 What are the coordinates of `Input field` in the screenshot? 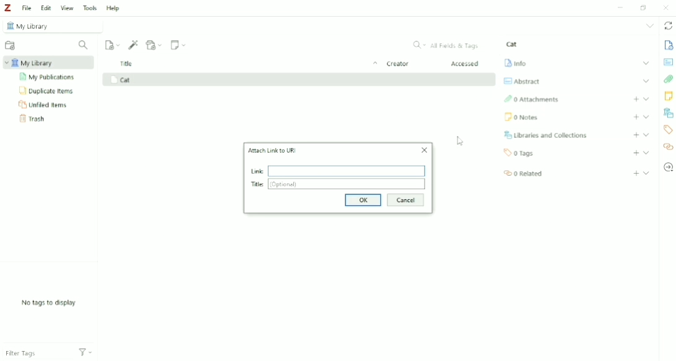 It's located at (347, 185).